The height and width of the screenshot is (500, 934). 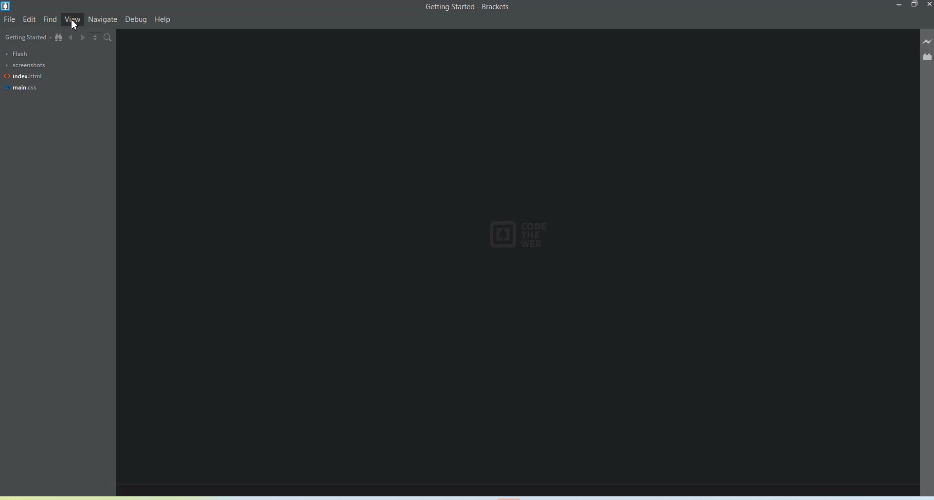 I want to click on Getting Started, so click(x=26, y=38).